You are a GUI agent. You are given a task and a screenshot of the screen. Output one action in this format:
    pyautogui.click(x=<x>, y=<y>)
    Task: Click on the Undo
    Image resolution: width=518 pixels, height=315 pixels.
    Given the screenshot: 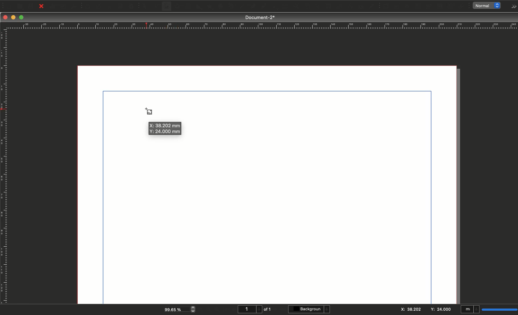 What is the action you would take?
    pyautogui.click(x=88, y=6)
    